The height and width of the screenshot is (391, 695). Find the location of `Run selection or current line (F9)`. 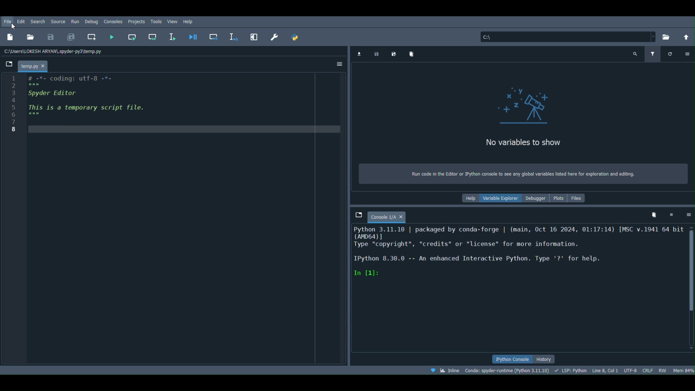

Run selection or current line (F9) is located at coordinates (173, 35).